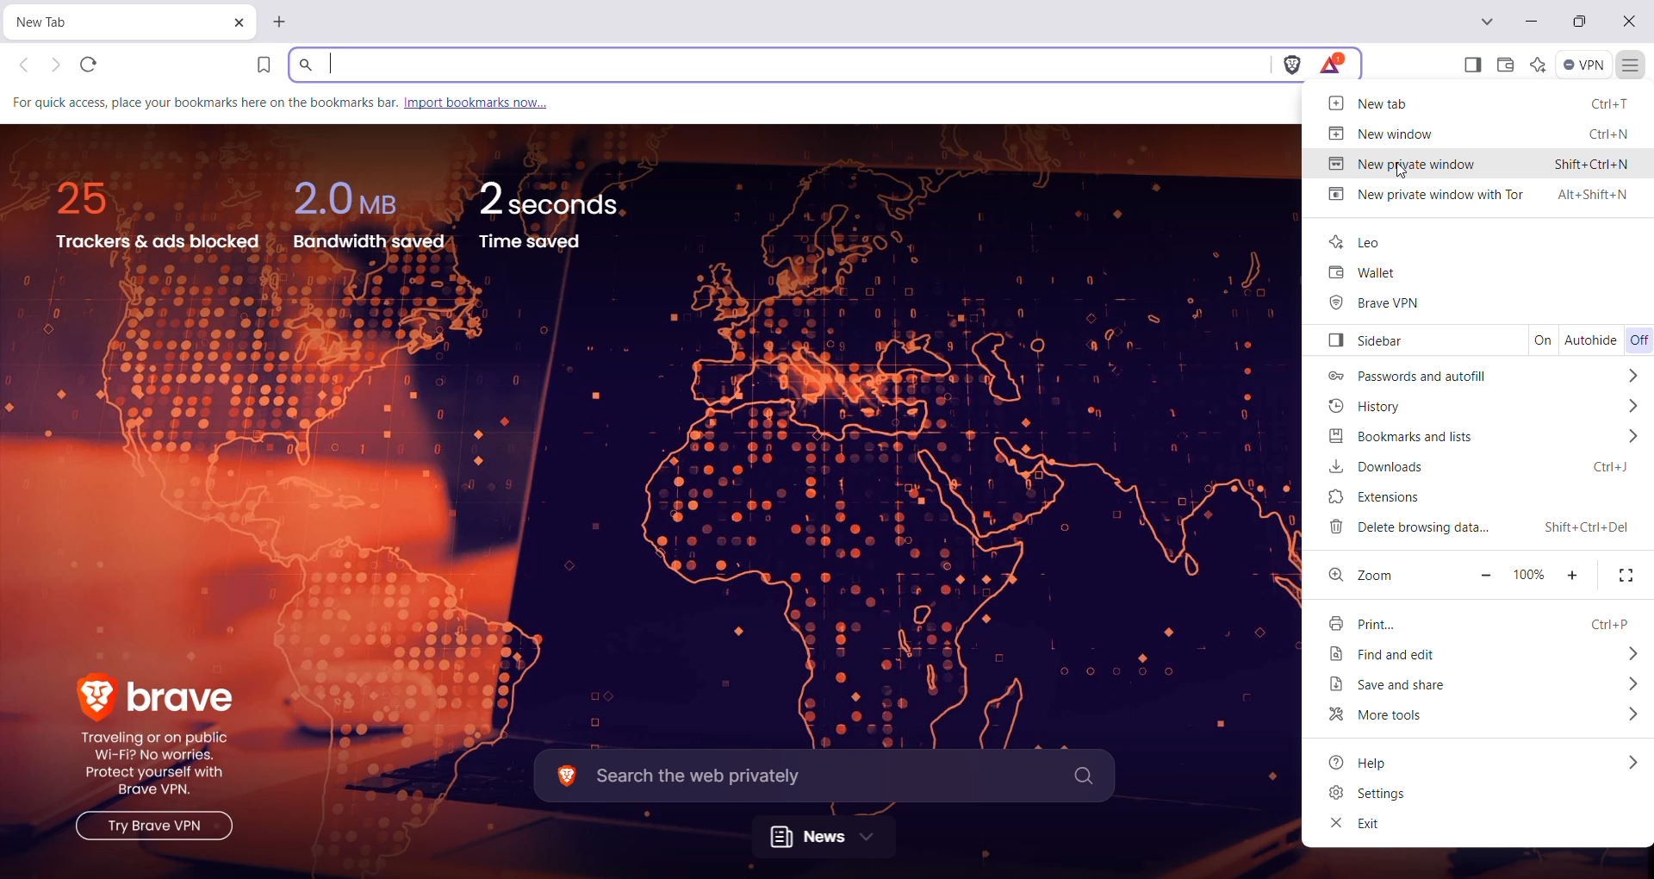 The image size is (1654, 879). What do you see at coordinates (1481, 196) in the screenshot?
I see `New private window with Tor` at bounding box center [1481, 196].